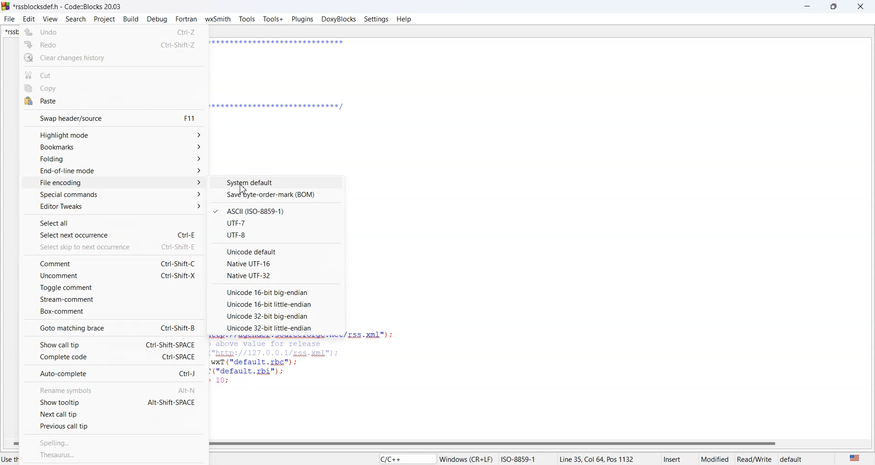 This screenshot has width=875, height=465. What do you see at coordinates (277, 263) in the screenshot?
I see `Native UTF-16` at bounding box center [277, 263].